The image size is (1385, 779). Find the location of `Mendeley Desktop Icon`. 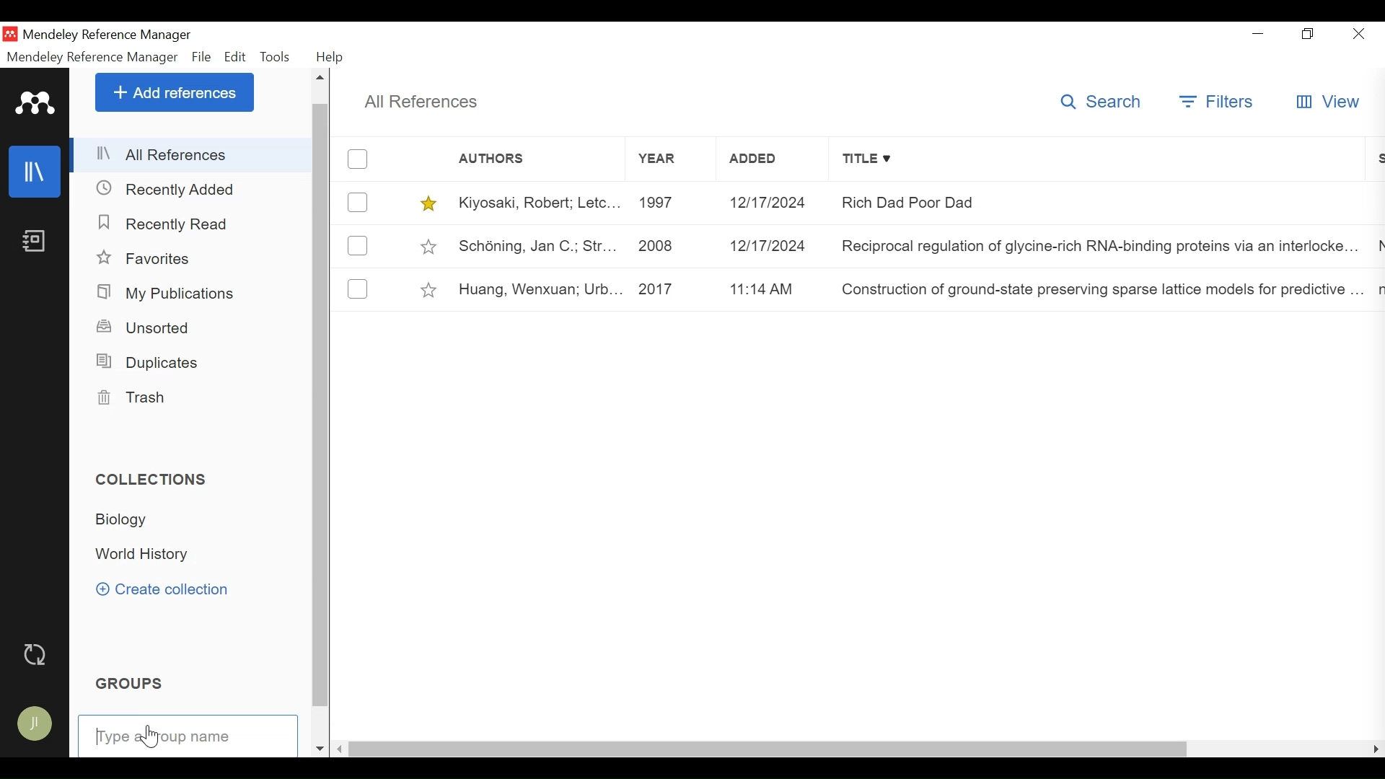

Mendeley Desktop Icon is located at coordinates (10, 34).